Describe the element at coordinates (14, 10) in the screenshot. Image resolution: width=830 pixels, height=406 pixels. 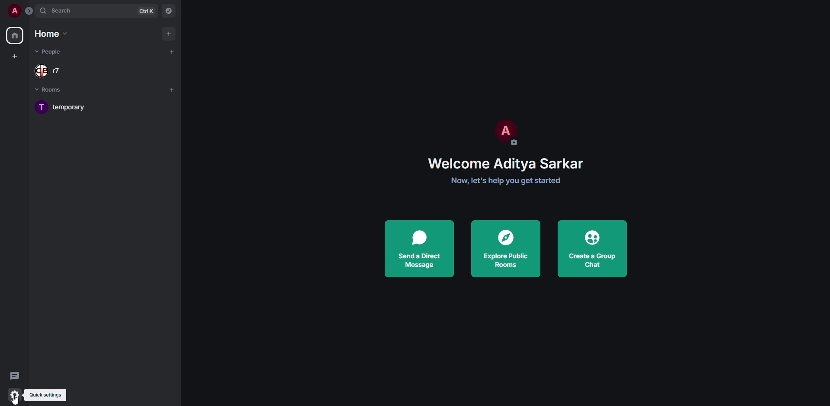
I see `profile` at that location.